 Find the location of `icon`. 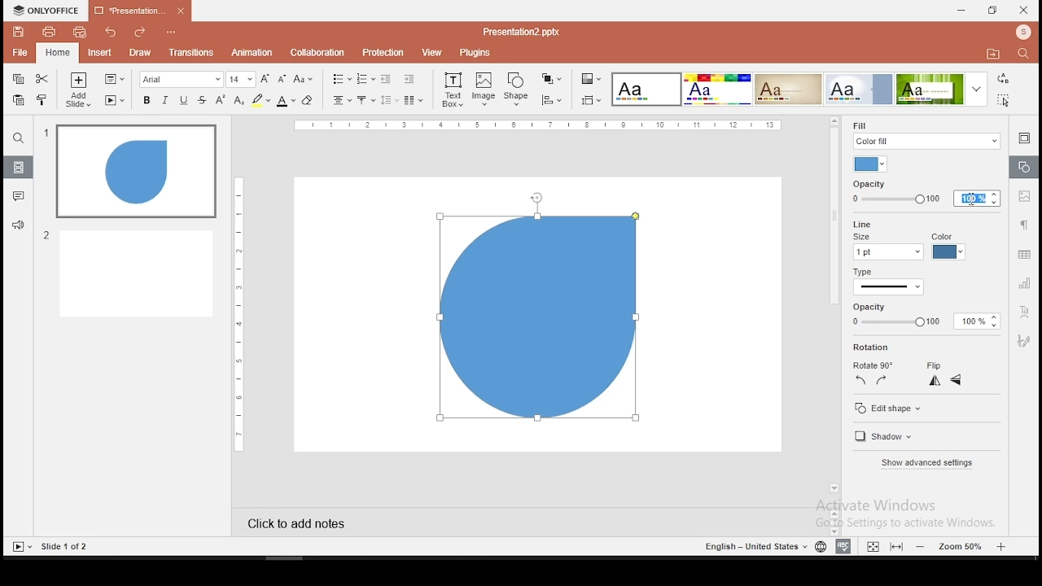

icon is located at coordinates (49, 10).